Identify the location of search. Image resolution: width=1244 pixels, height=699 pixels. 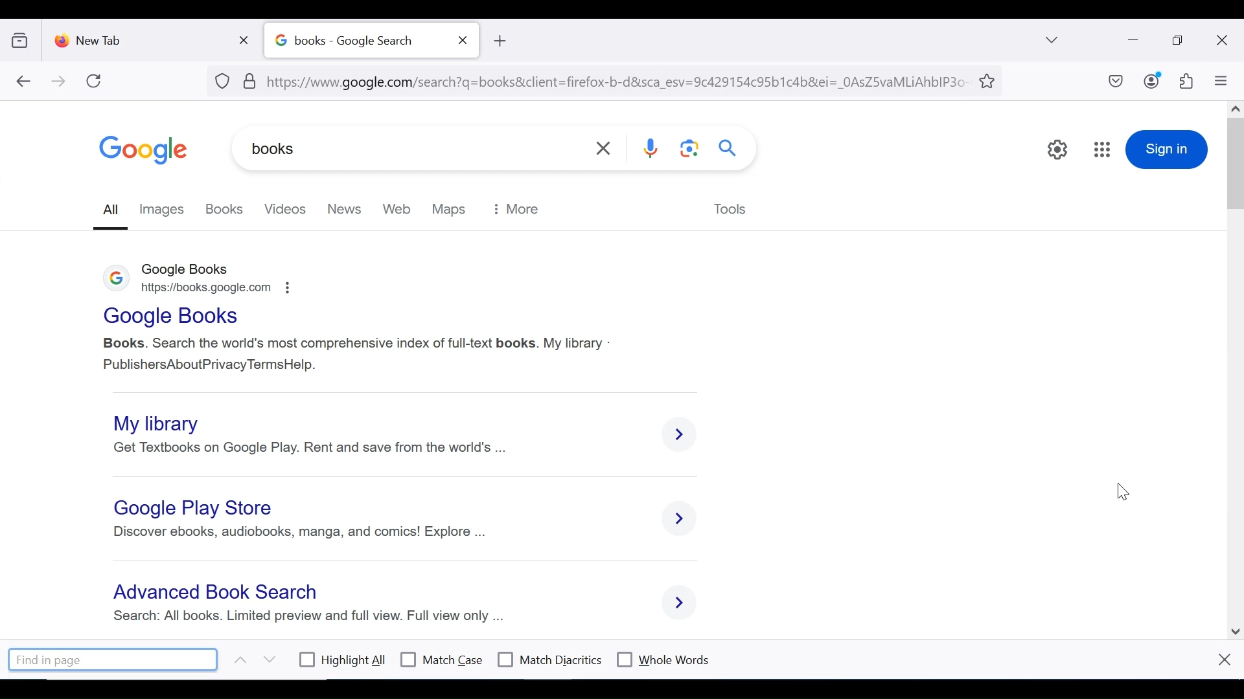
(729, 147).